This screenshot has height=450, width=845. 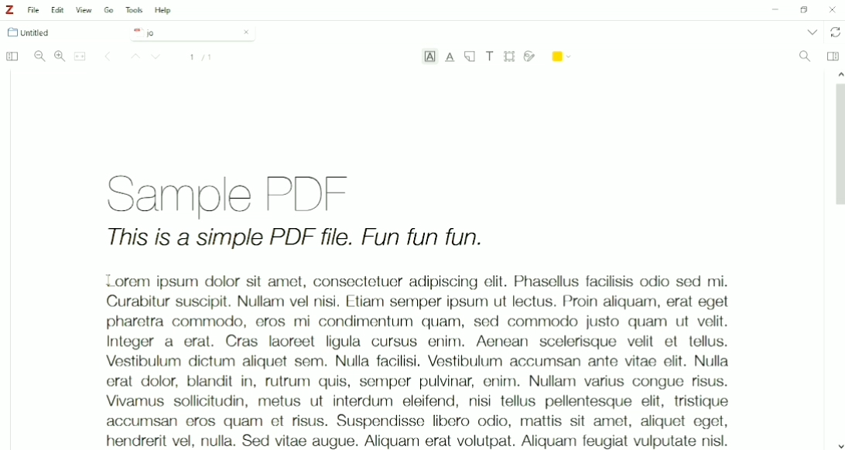 I want to click on Close, so click(x=246, y=32).